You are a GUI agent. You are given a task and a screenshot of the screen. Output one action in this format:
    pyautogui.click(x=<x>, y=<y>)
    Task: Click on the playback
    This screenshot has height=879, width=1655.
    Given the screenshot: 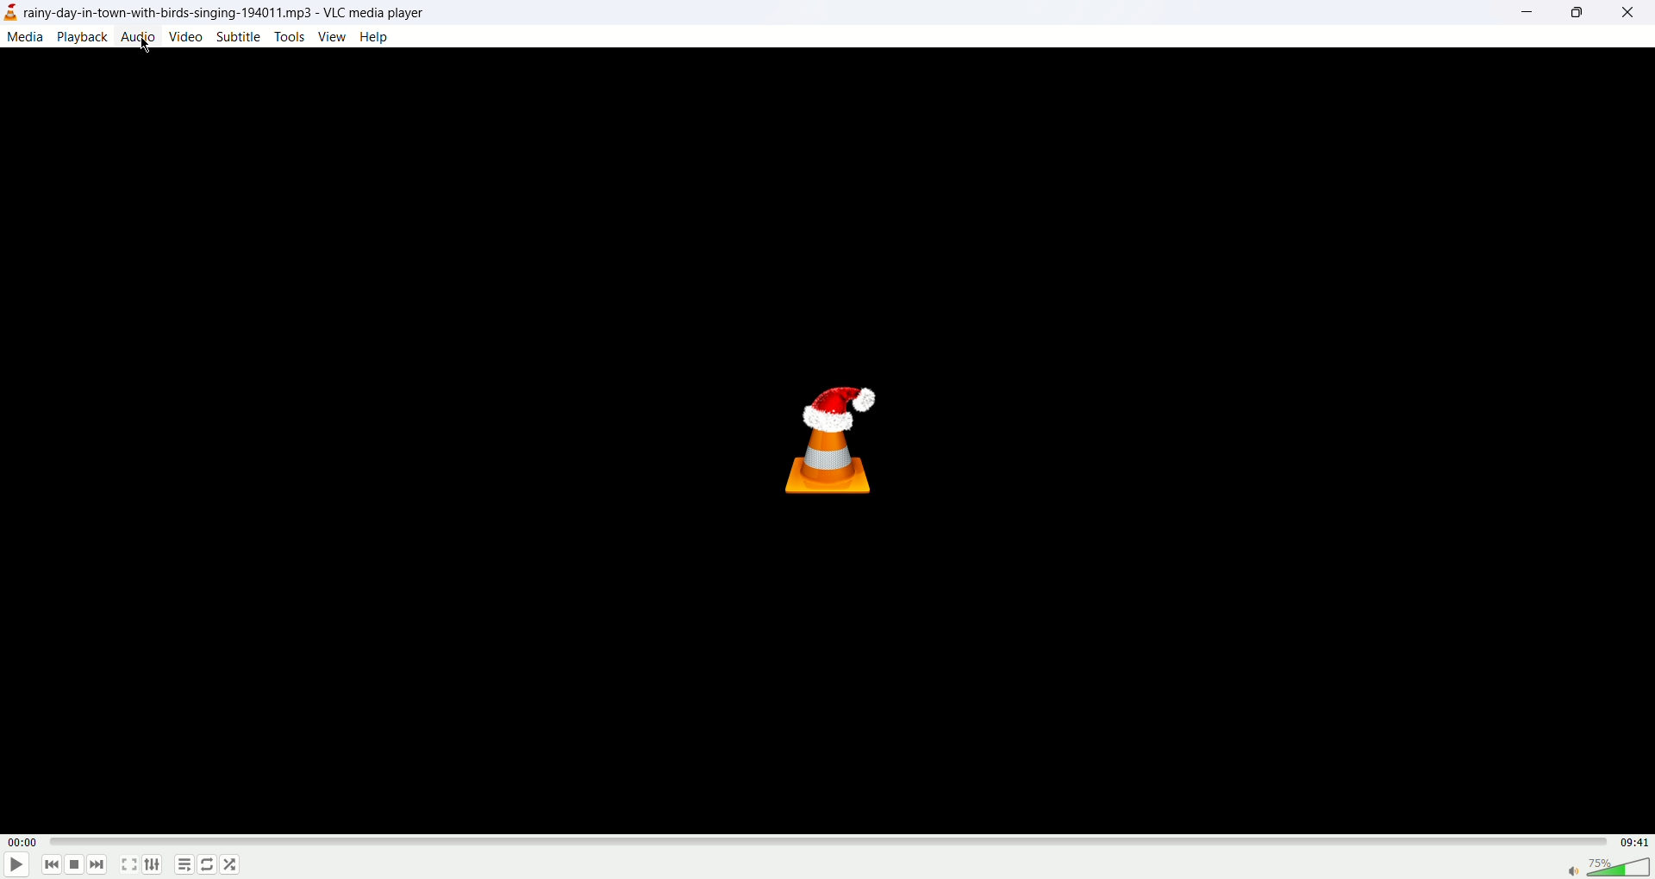 What is the action you would take?
    pyautogui.click(x=84, y=36)
    